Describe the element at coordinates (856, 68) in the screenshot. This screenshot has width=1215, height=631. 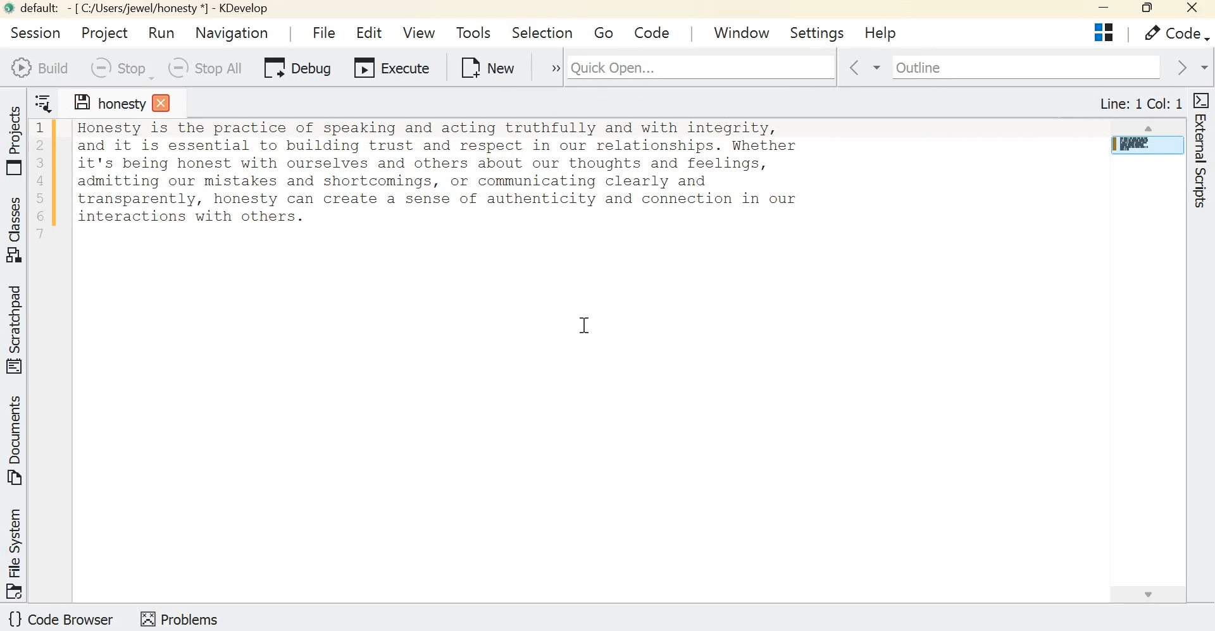
I see `Go back in context history` at that location.